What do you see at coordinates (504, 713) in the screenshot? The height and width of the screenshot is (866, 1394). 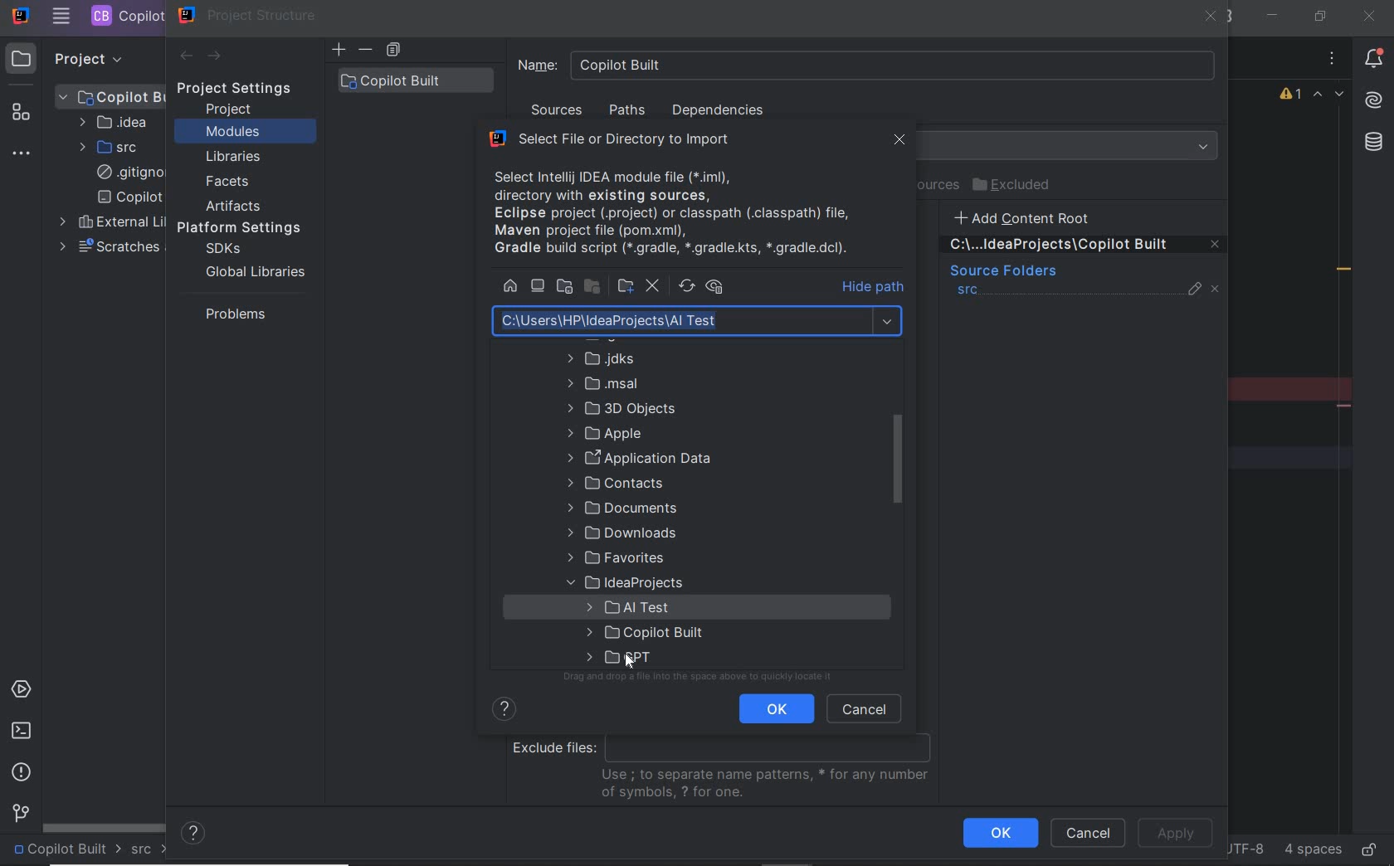 I see `show help contents` at bounding box center [504, 713].